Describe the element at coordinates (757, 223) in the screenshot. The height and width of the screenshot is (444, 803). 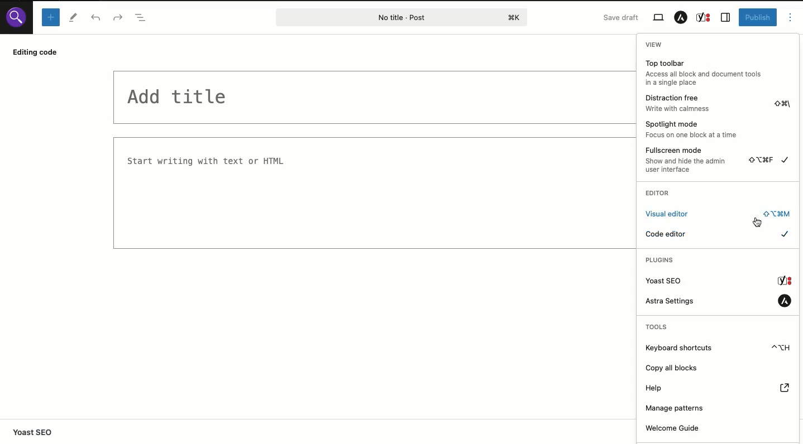
I see `cursor` at that location.